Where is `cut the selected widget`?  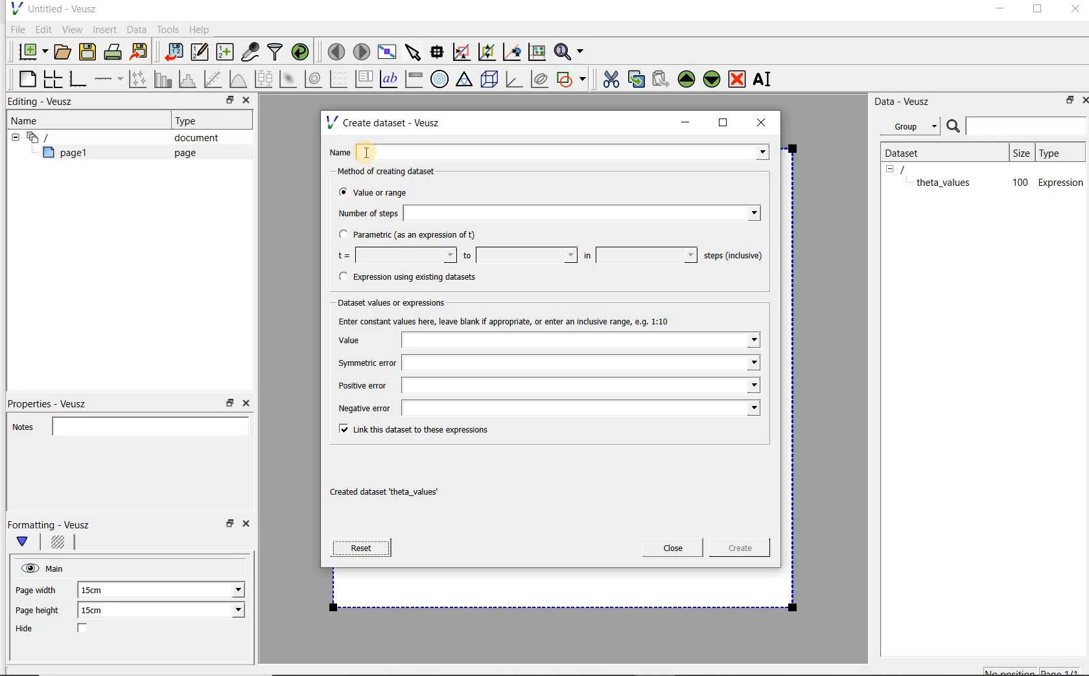
cut the selected widget is located at coordinates (609, 78).